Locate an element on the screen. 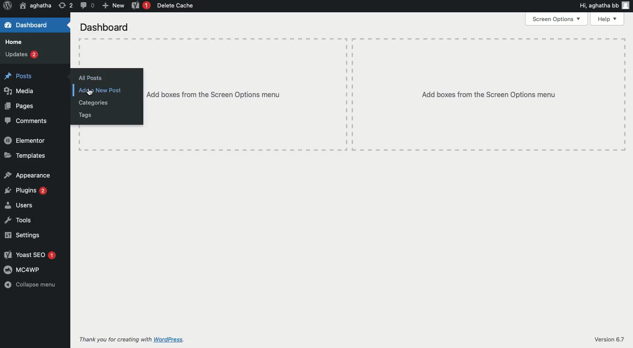 This screenshot has height=348, width=633. Table line is located at coordinates (353, 150).